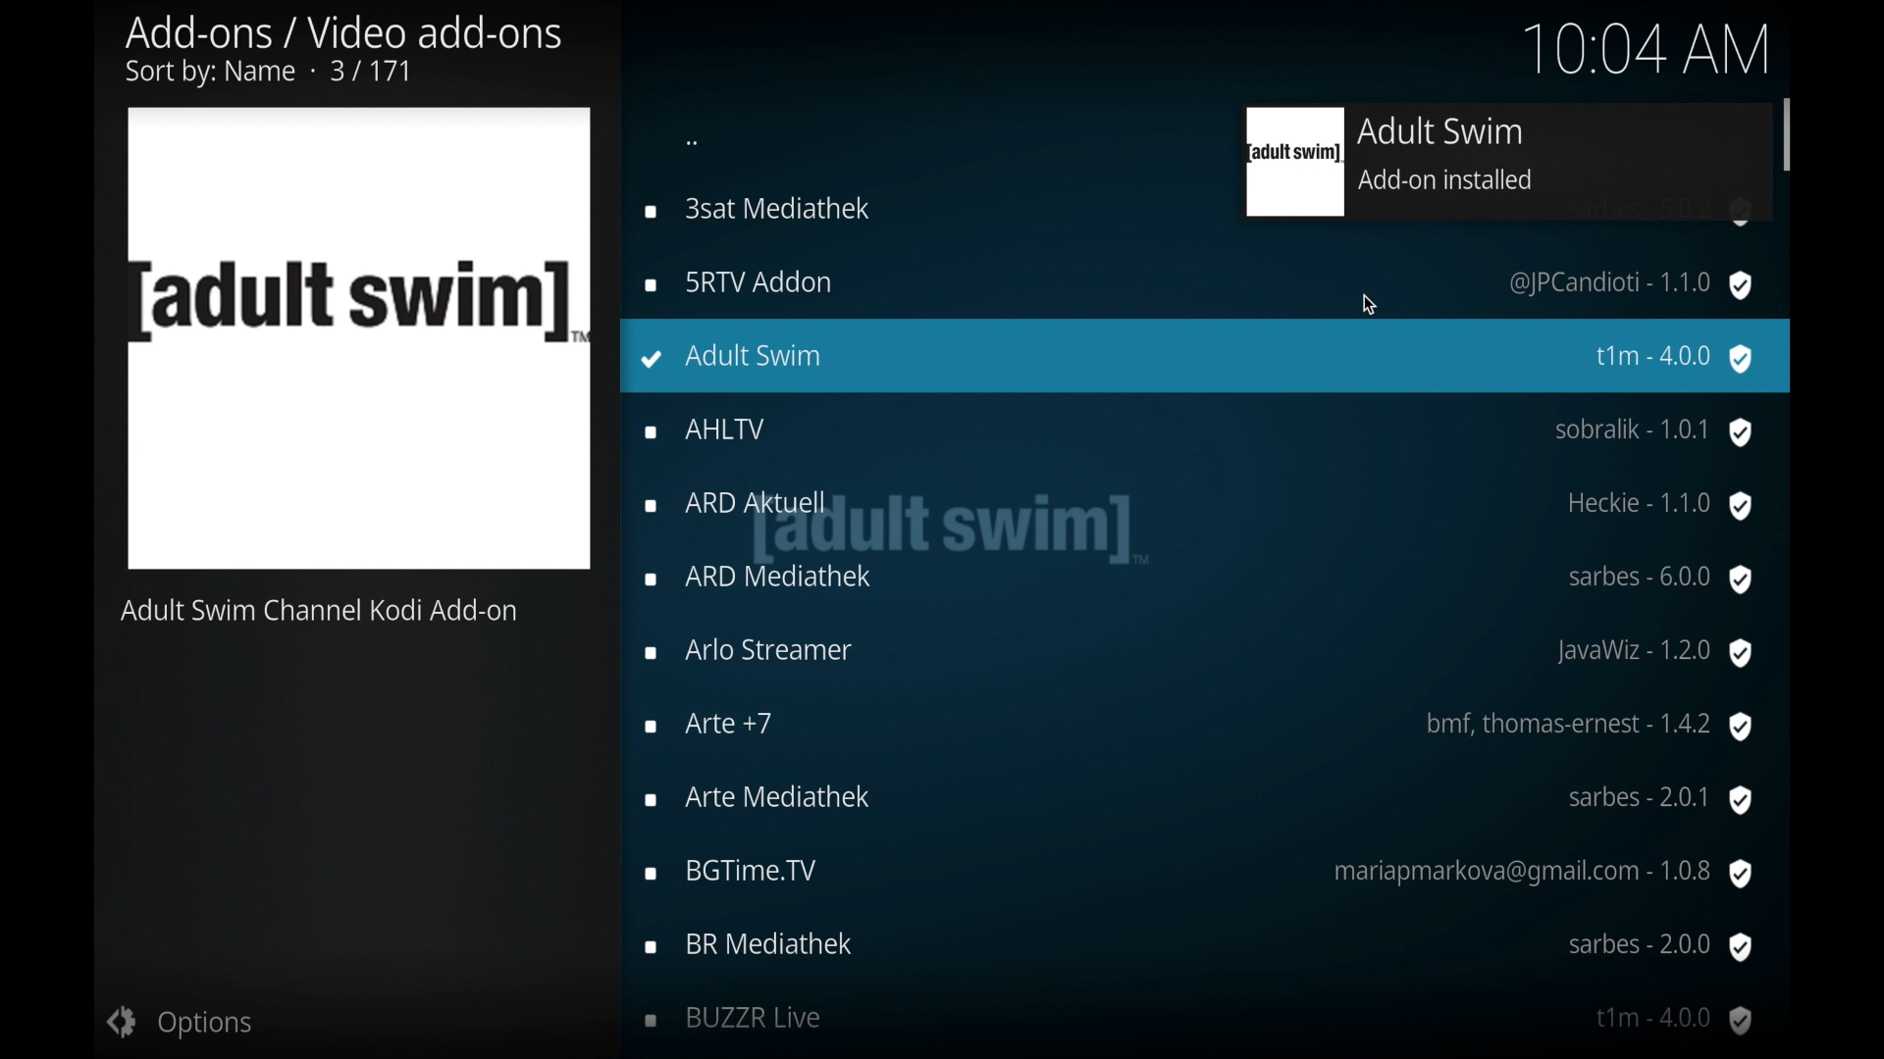 This screenshot has height=1059, width=1884. I want to click on arte, so click(1201, 800).